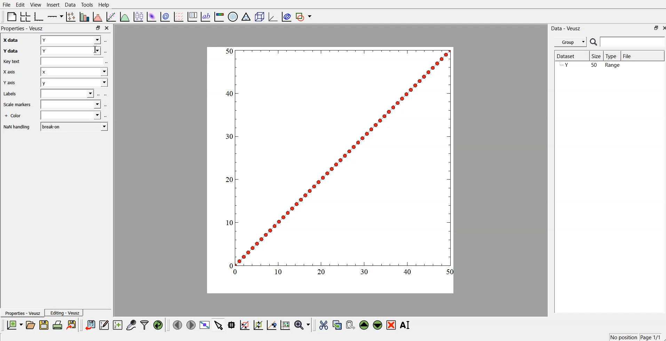 The height and width of the screenshot is (341, 666). Describe the element at coordinates (331, 169) in the screenshot. I see `graph chart` at that location.